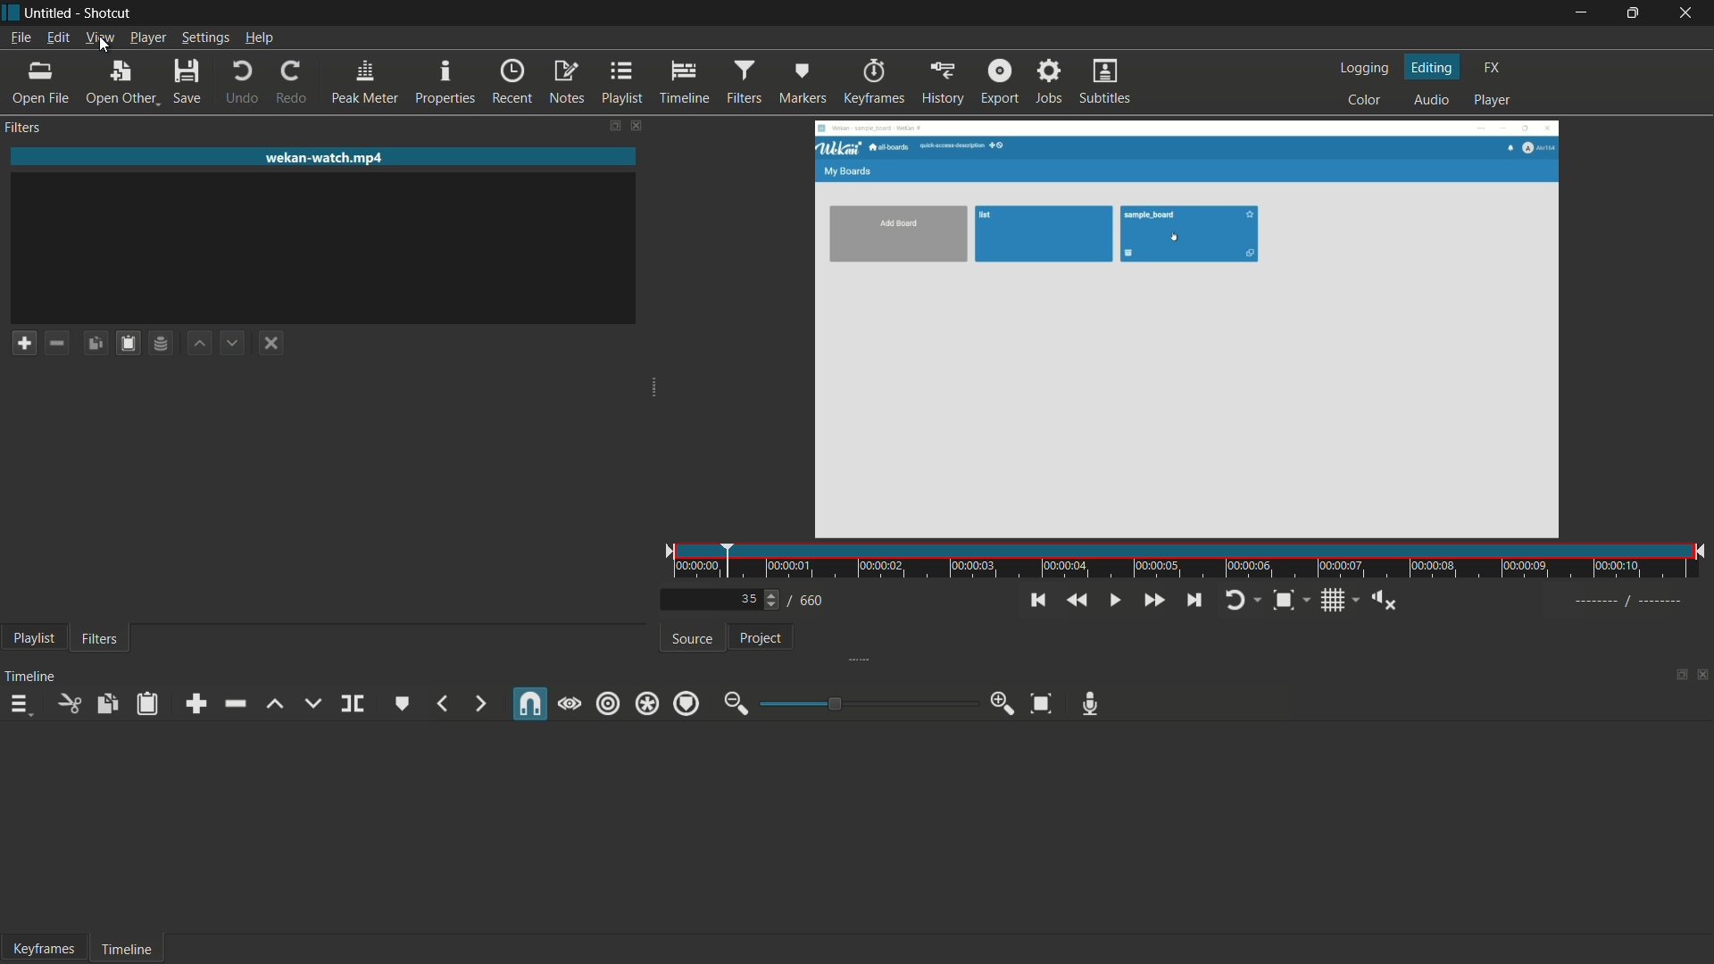  What do you see at coordinates (1627, 602) in the screenshot?
I see `----- / ---` at bounding box center [1627, 602].